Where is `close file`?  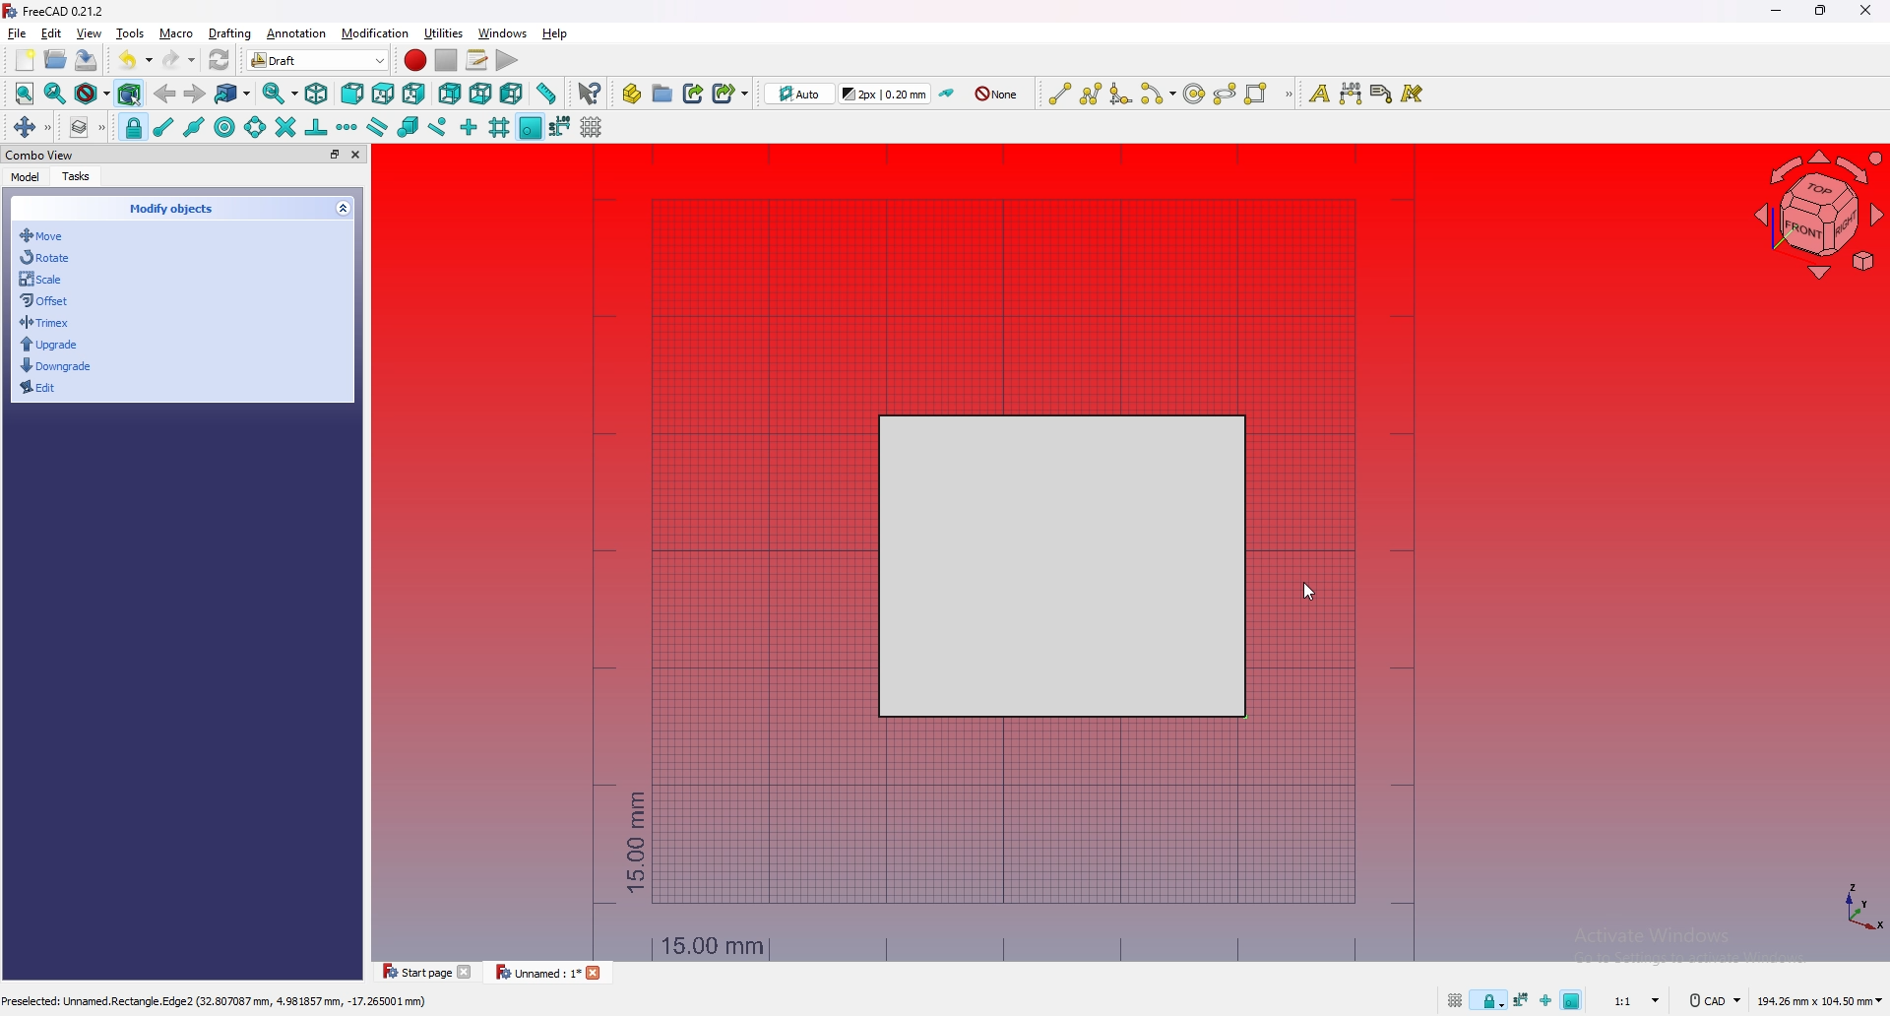
close file is located at coordinates (598, 975).